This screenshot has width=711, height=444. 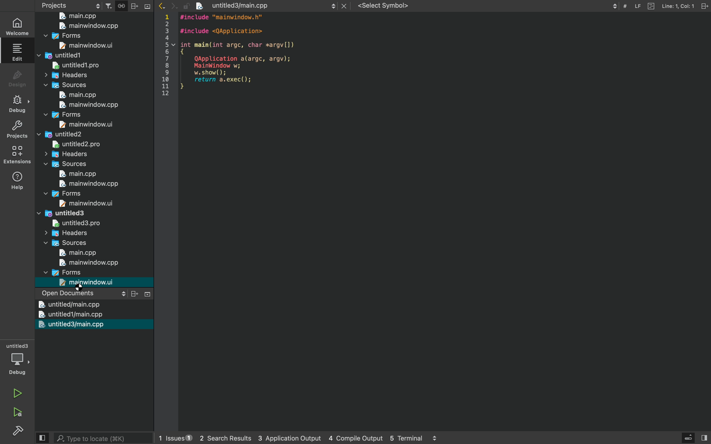 What do you see at coordinates (82, 272) in the screenshot?
I see `` at bounding box center [82, 272].